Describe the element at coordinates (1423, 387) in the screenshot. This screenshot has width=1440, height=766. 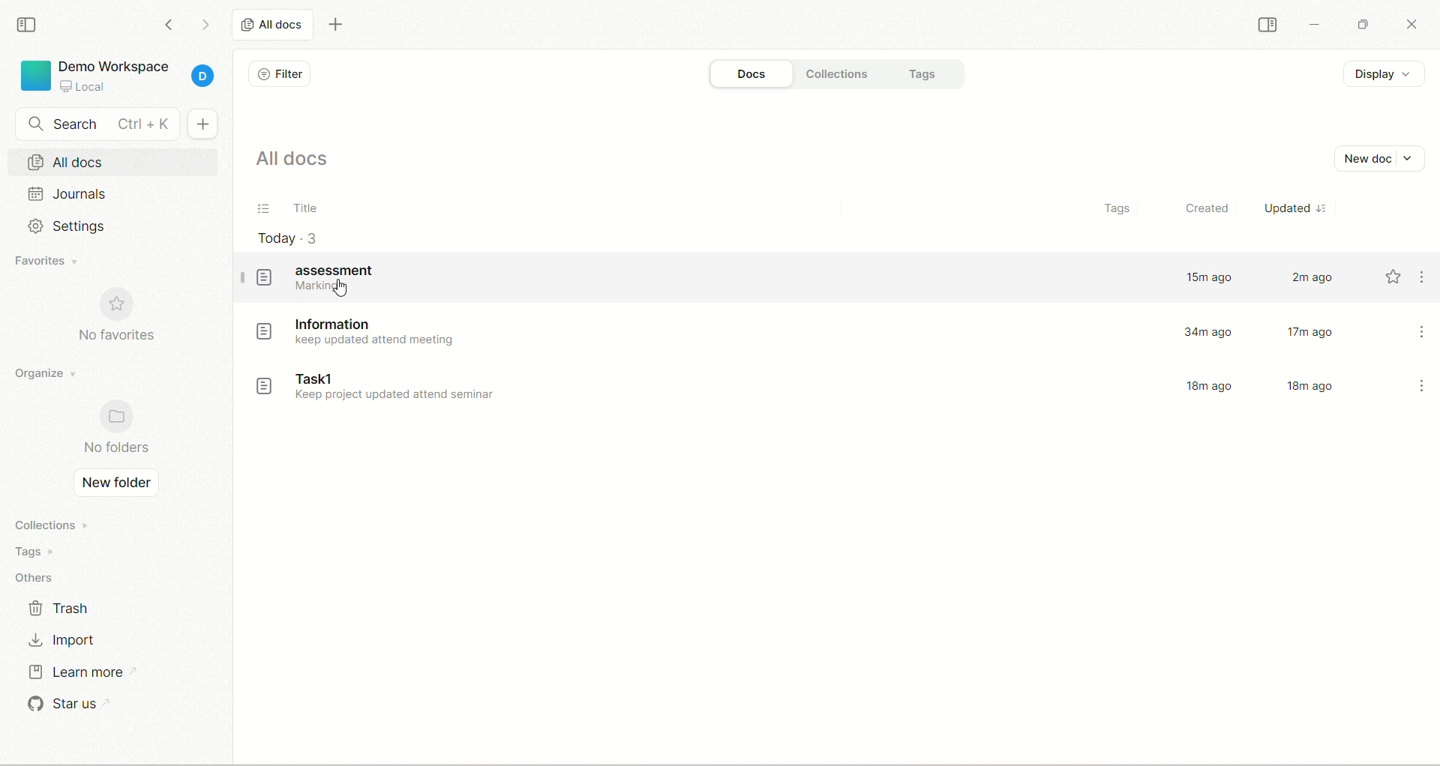
I see `options` at that location.